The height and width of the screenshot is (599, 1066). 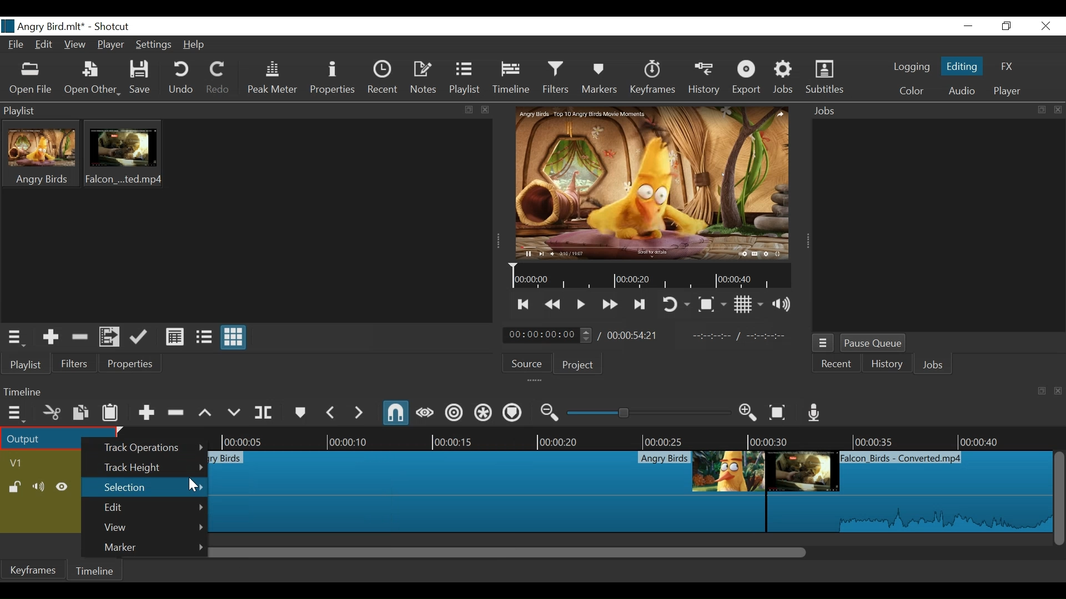 What do you see at coordinates (747, 79) in the screenshot?
I see `Export` at bounding box center [747, 79].